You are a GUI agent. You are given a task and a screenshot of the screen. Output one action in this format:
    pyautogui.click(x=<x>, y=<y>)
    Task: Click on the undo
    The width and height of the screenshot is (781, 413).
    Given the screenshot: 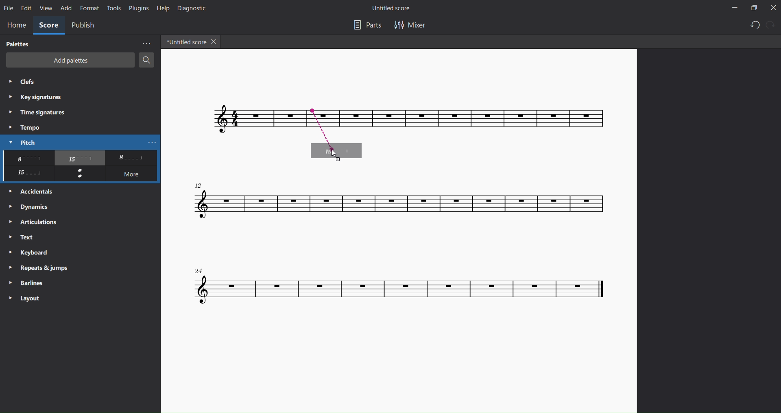 What is the action you would take?
    pyautogui.click(x=754, y=25)
    